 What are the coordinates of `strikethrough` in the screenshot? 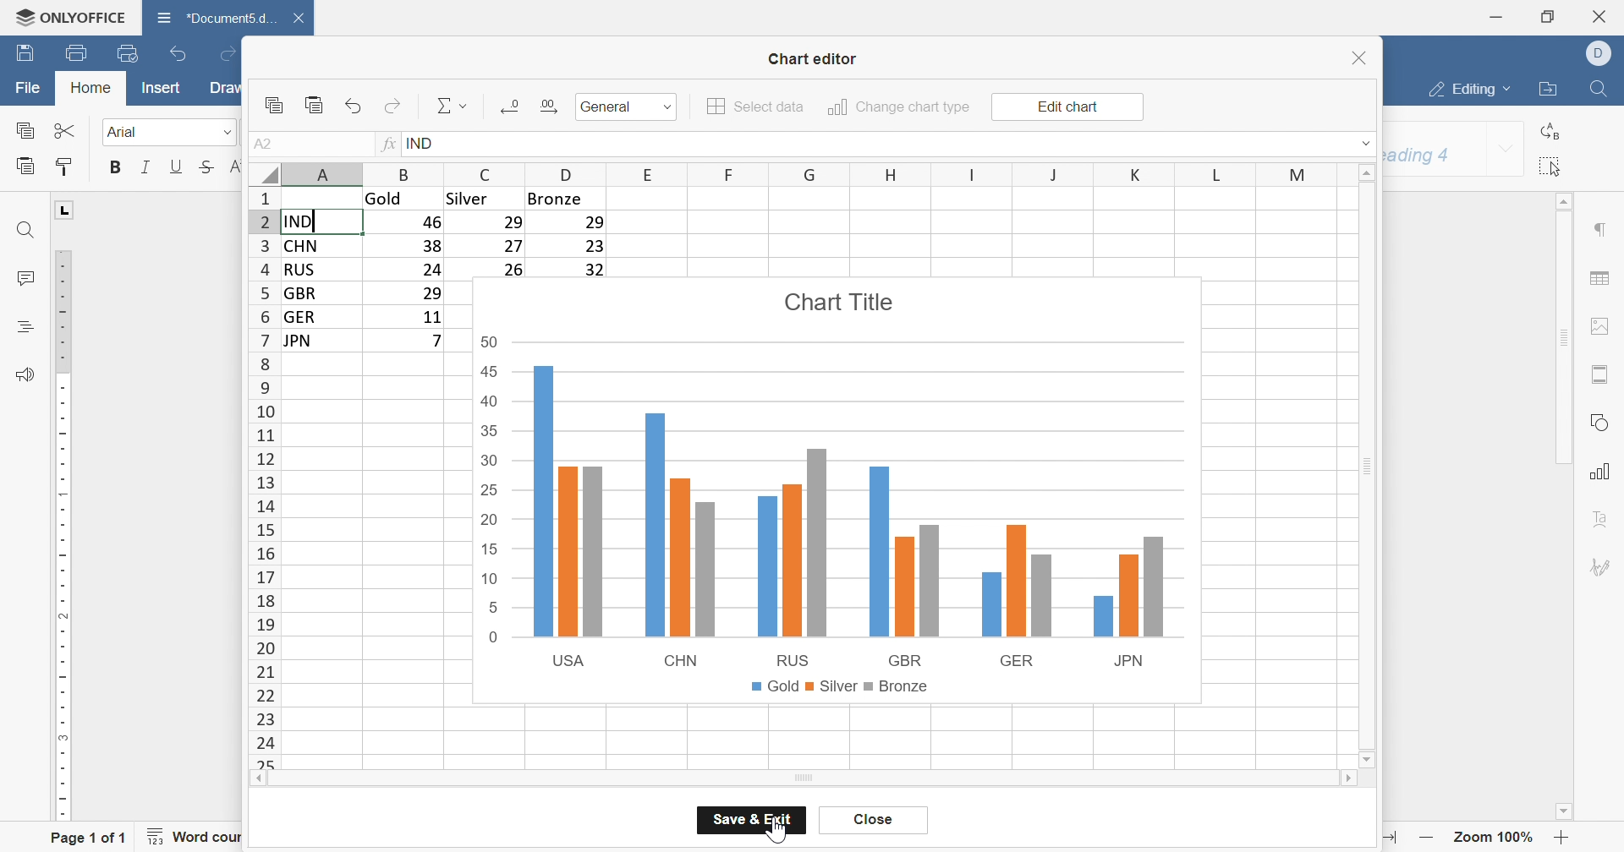 It's located at (206, 167).